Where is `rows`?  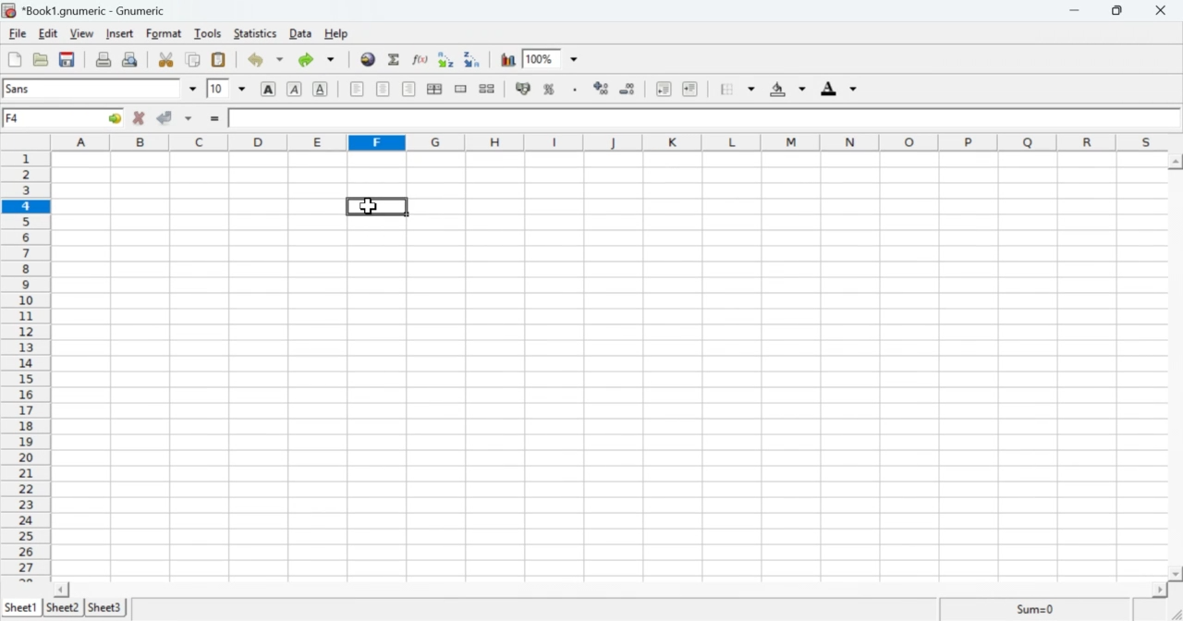
rows is located at coordinates (28, 363).